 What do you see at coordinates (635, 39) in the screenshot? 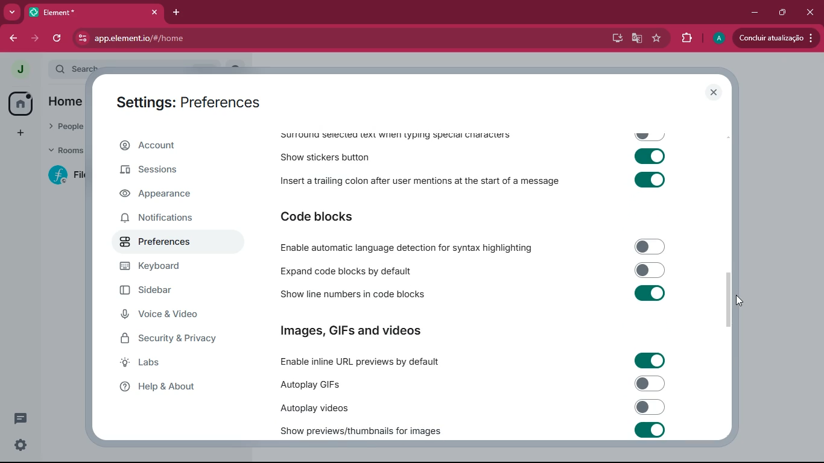
I see `google translate ` at bounding box center [635, 39].